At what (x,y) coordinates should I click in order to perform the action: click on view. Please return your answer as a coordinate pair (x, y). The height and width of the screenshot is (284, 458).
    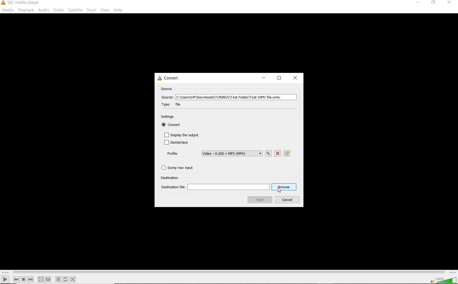
    Looking at the image, I should click on (105, 10).